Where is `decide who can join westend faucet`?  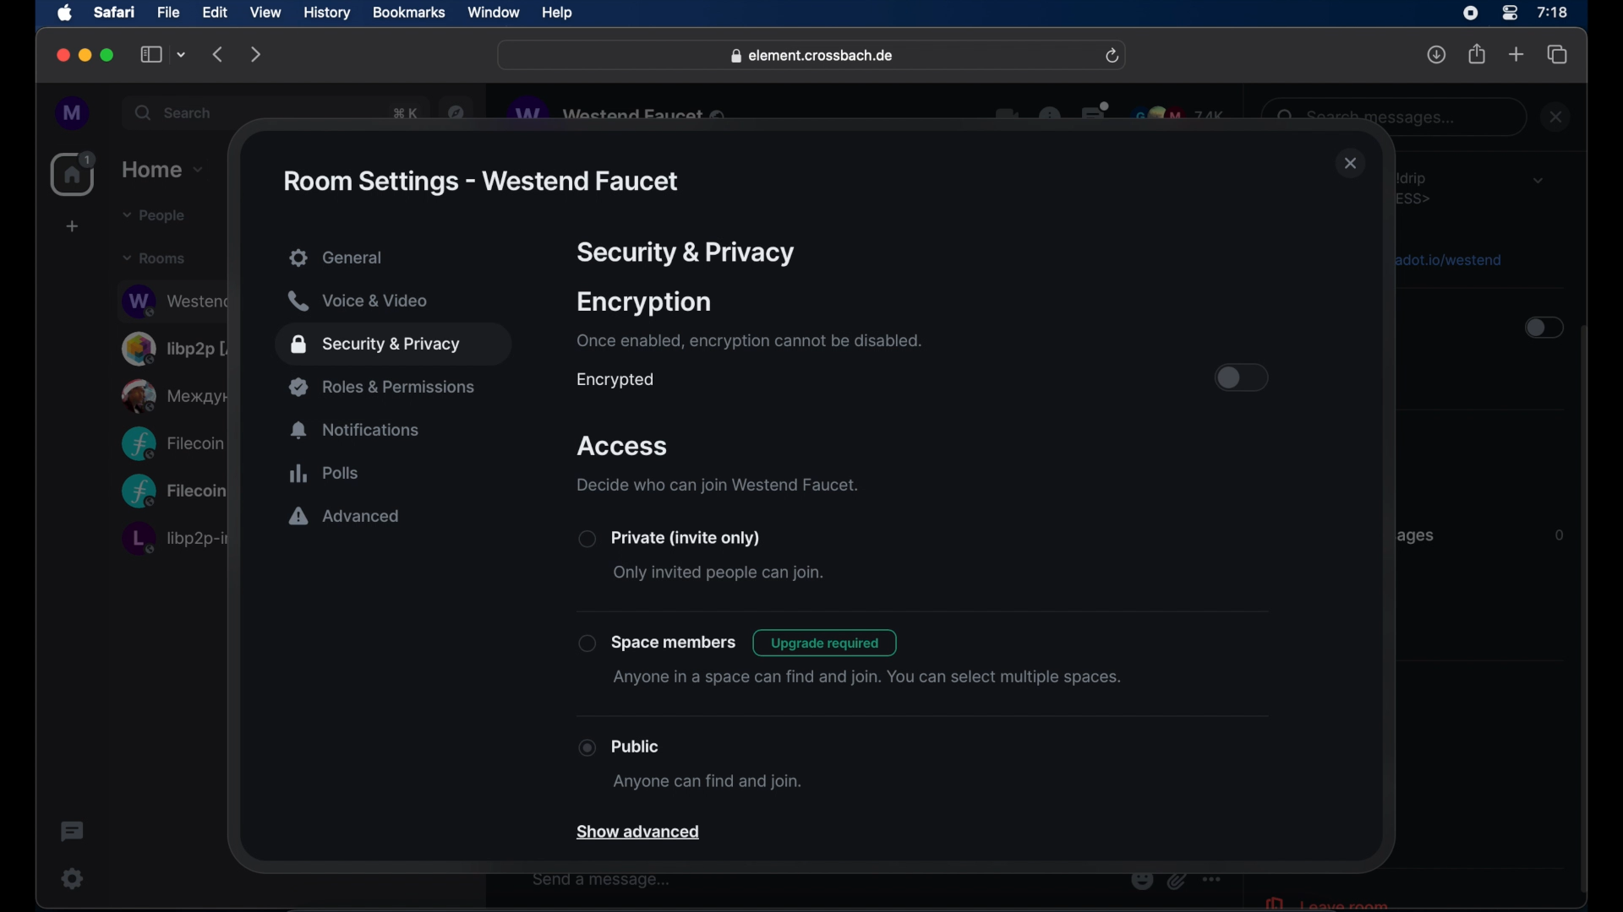 decide who can join westend faucet is located at coordinates (718, 486).